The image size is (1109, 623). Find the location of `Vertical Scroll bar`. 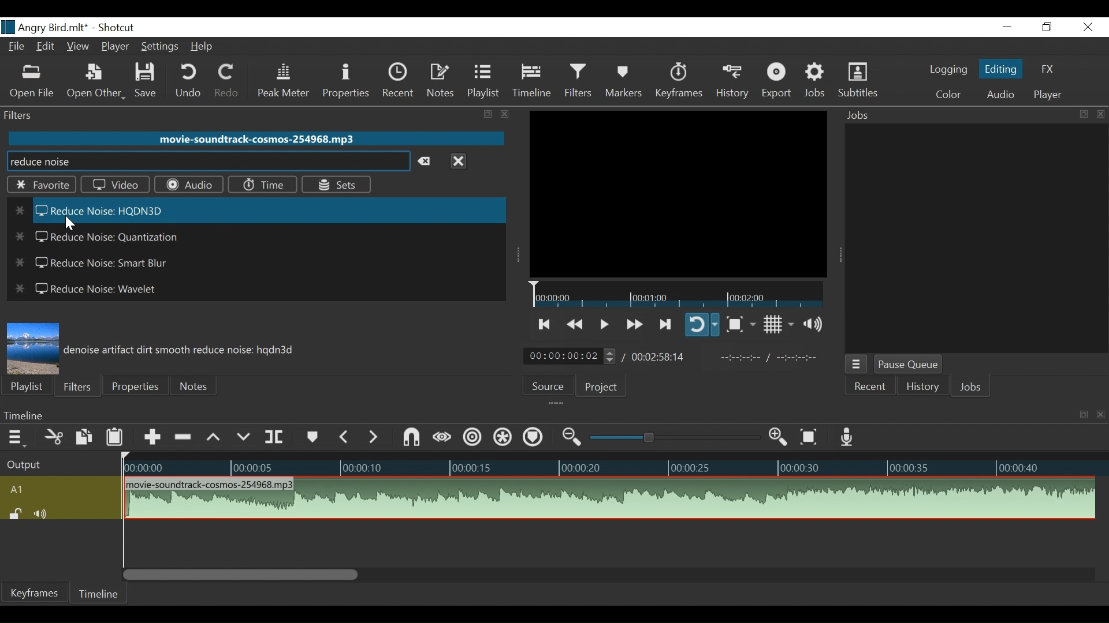

Vertical Scroll bar is located at coordinates (241, 575).